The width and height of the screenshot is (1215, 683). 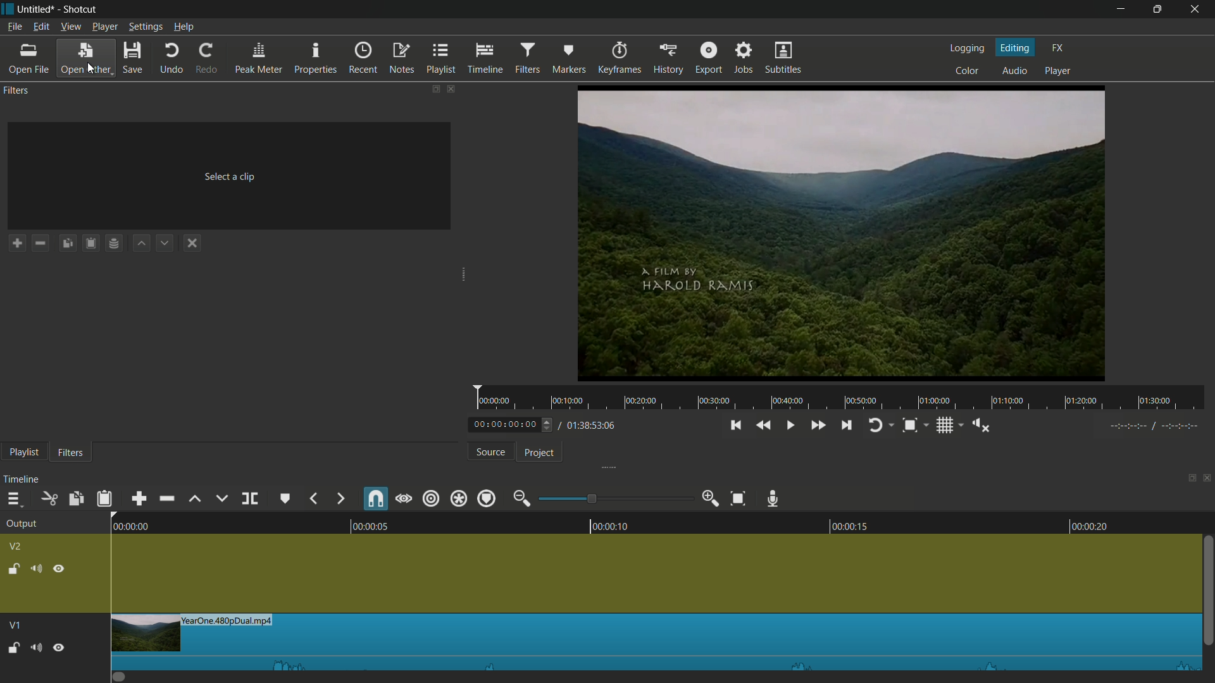 What do you see at coordinates (317, 59) in the screenshot?
I see `properties` at bounding box center [317, 59].